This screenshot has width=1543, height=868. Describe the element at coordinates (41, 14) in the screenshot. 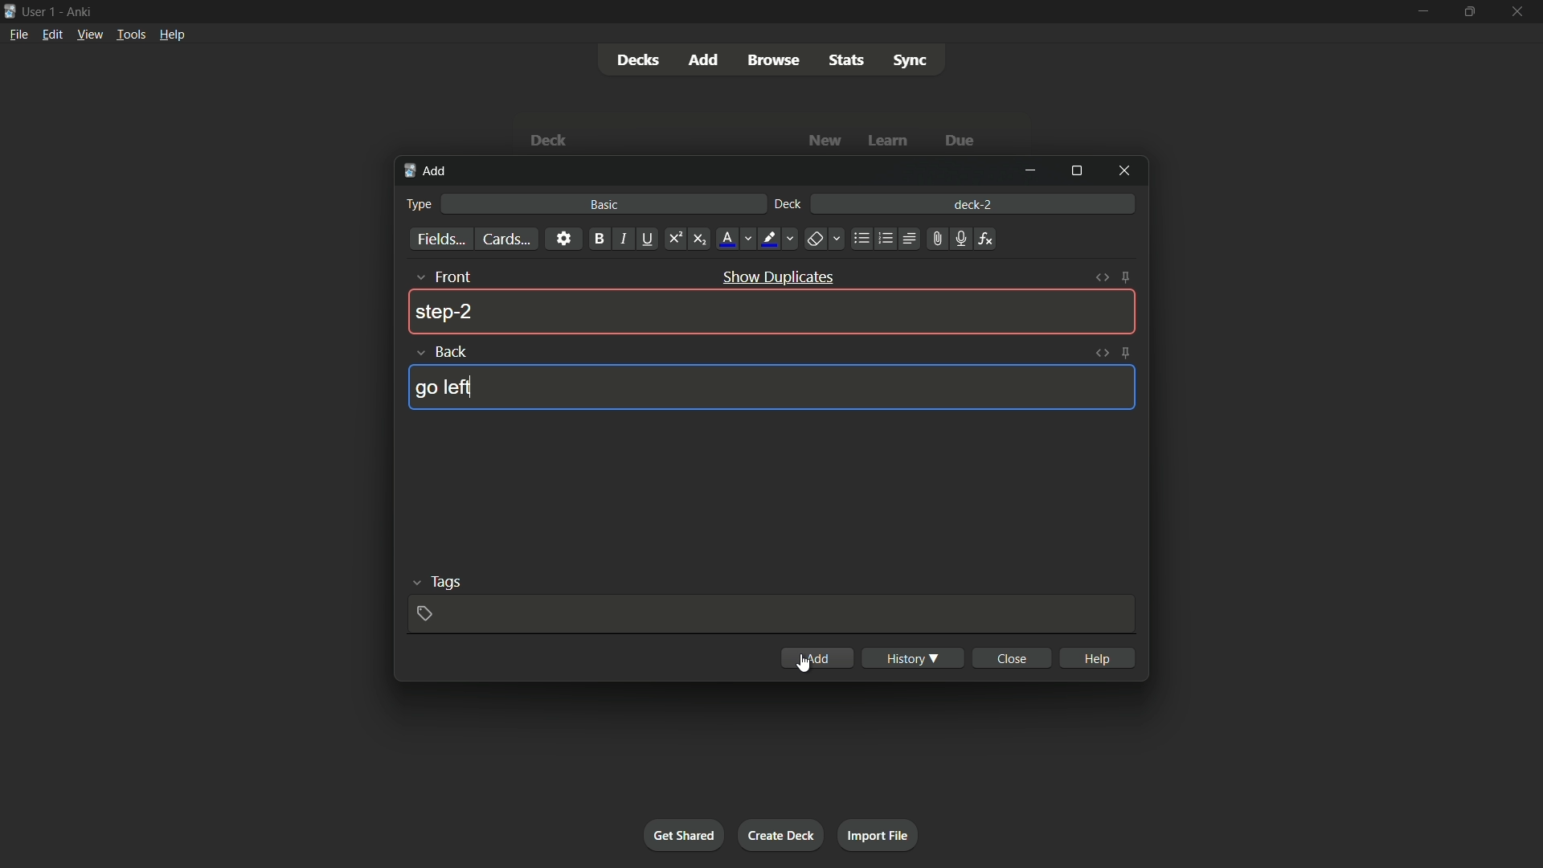

I see `user 1` at that location.